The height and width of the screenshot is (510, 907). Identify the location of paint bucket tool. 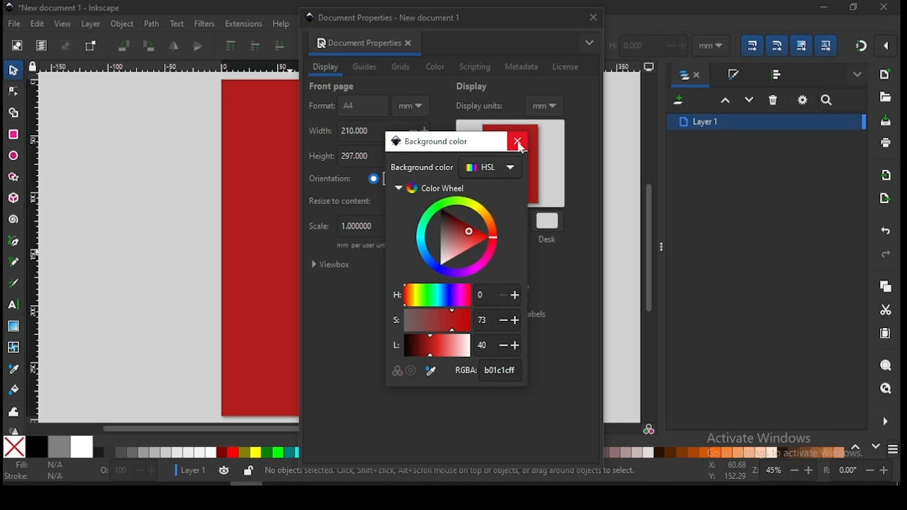
(15, 388).